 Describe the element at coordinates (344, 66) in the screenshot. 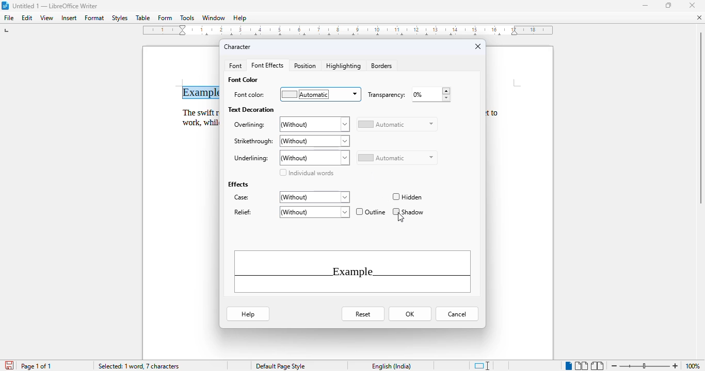

I see `highlighting` at that location.